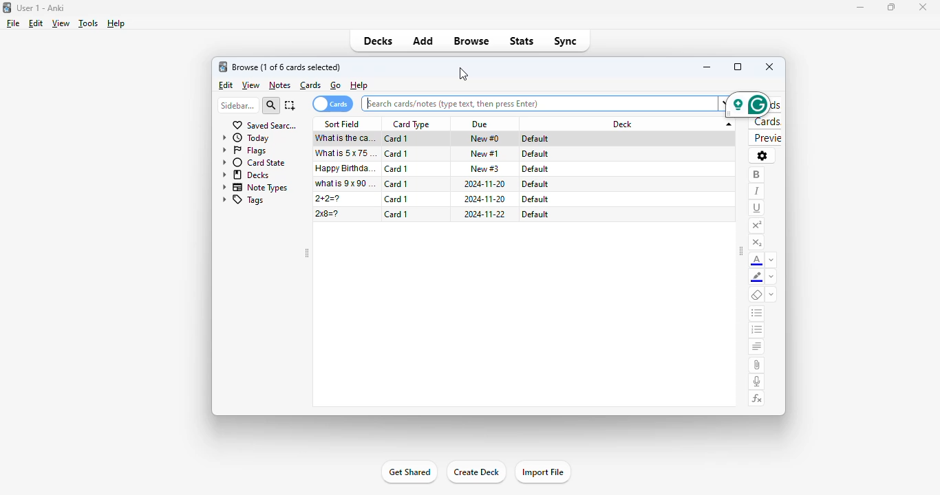  What do you see at coordinates (757, 242) in the screenshot?
I see `subscript` at bounding box center [757, 242].